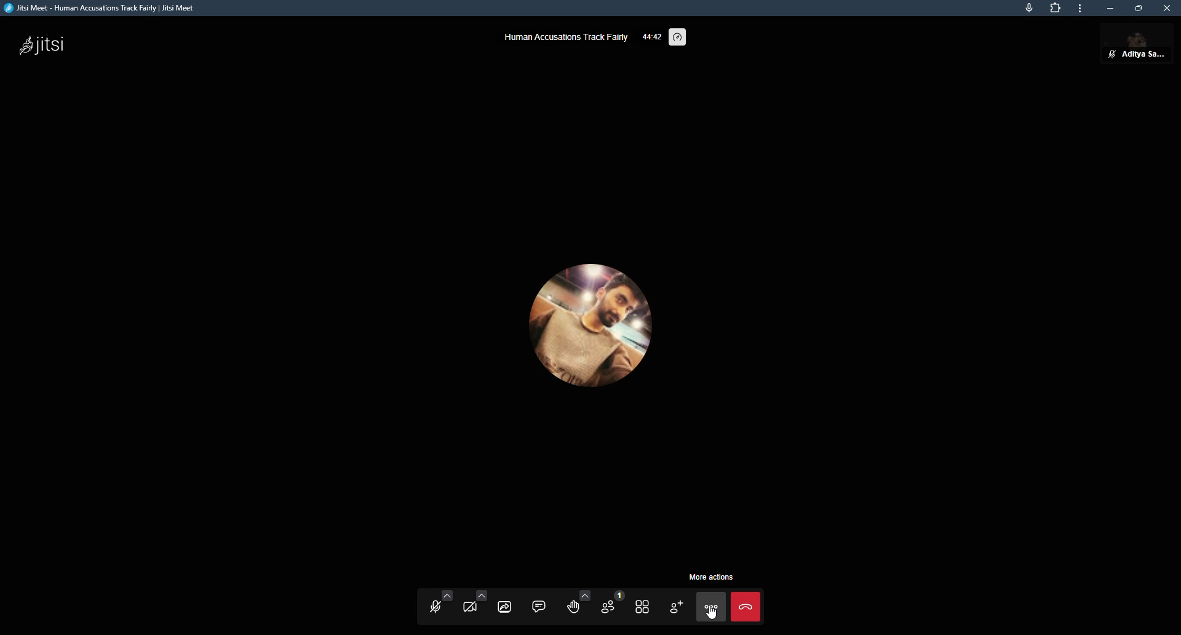 Image resolution: width=1181 pixels, height=635 pixels. What do you see at coordinates (1145, 44) in the screenshot?
I see `profile` at bounding box center [1145, 44].